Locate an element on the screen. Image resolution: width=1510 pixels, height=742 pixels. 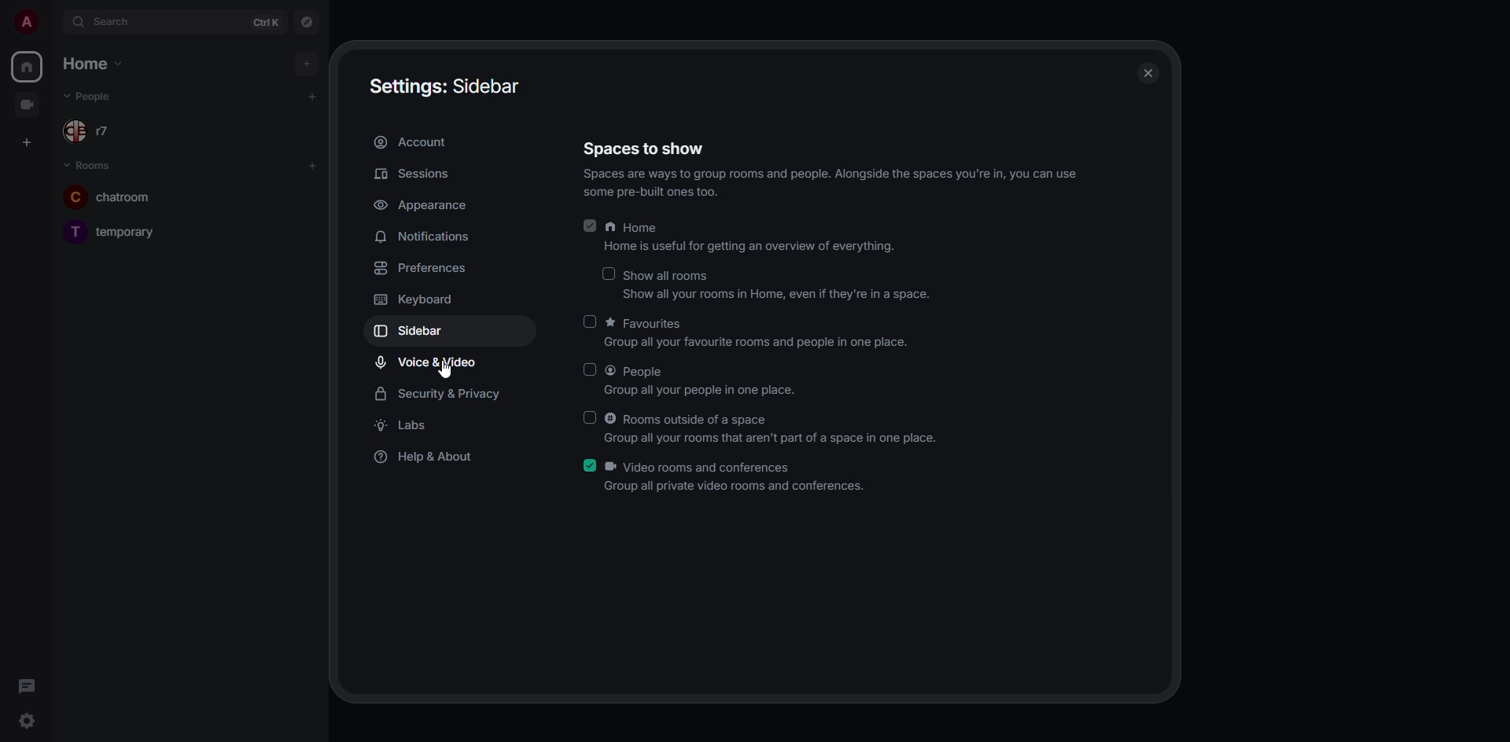
navigator is located at coordinates (307, 24).